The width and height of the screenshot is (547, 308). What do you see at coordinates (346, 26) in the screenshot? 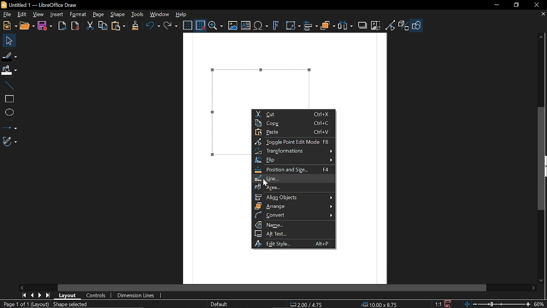
I see `Select at least three objects to distribute` at bounding box center [346, 26].